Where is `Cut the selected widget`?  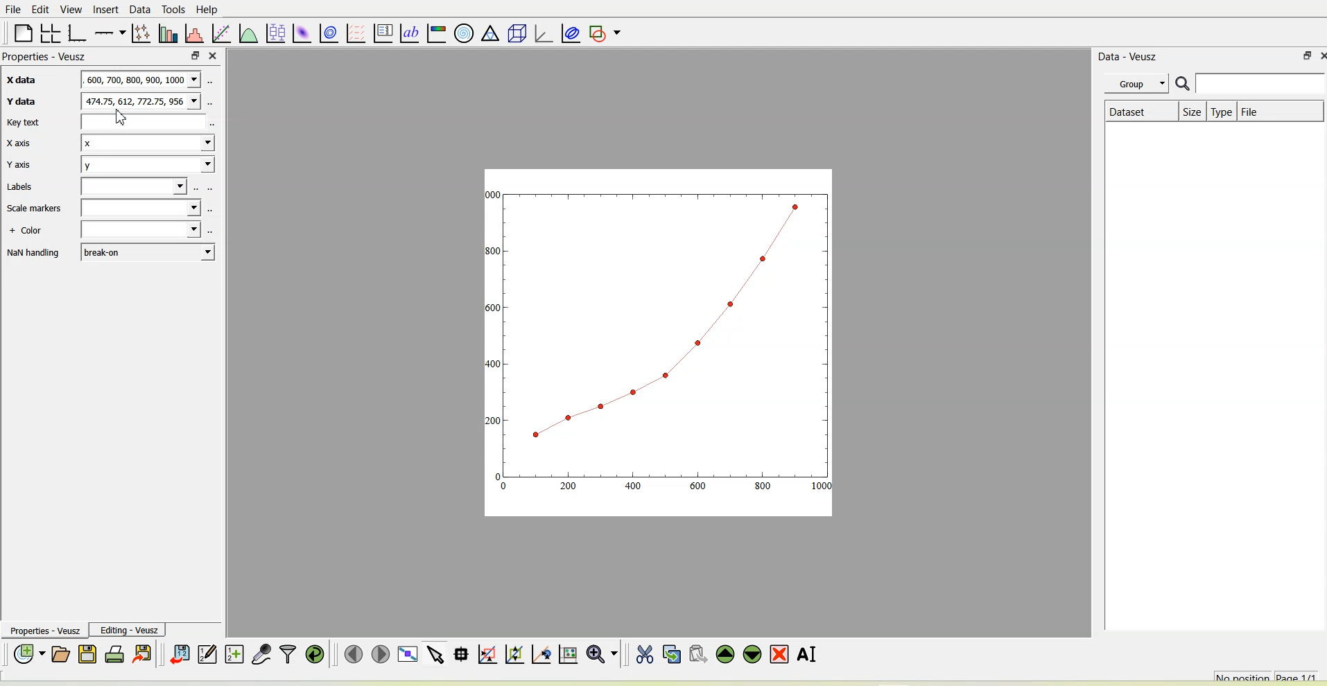
Cut the selected widget is located at coordinates (644, 654).